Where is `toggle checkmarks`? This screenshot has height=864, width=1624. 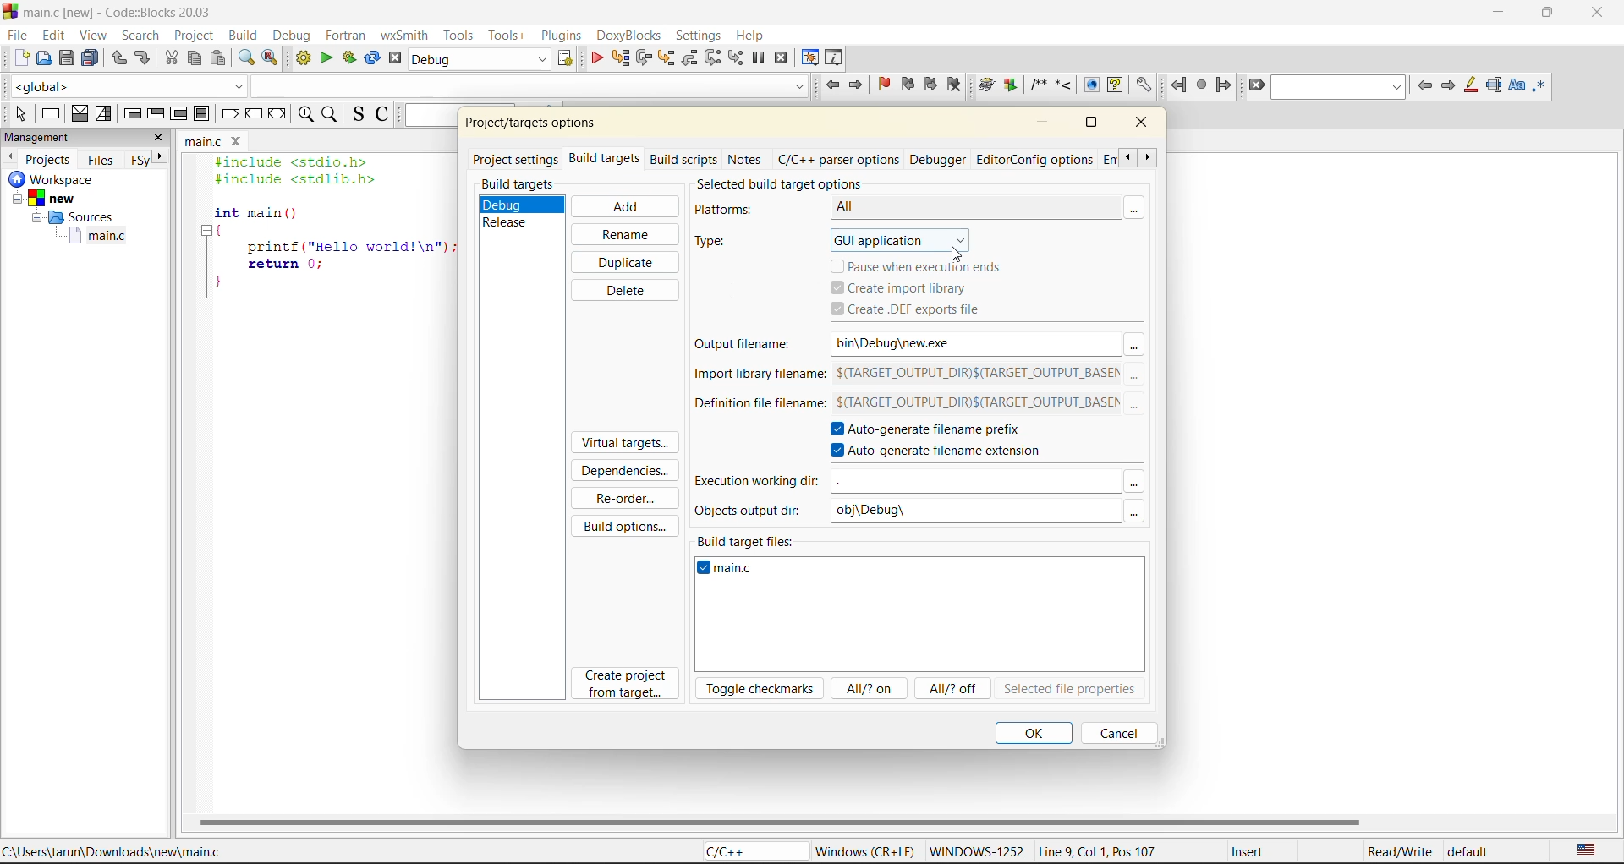 toggle checkmarks is located at coordinates (761, 689).